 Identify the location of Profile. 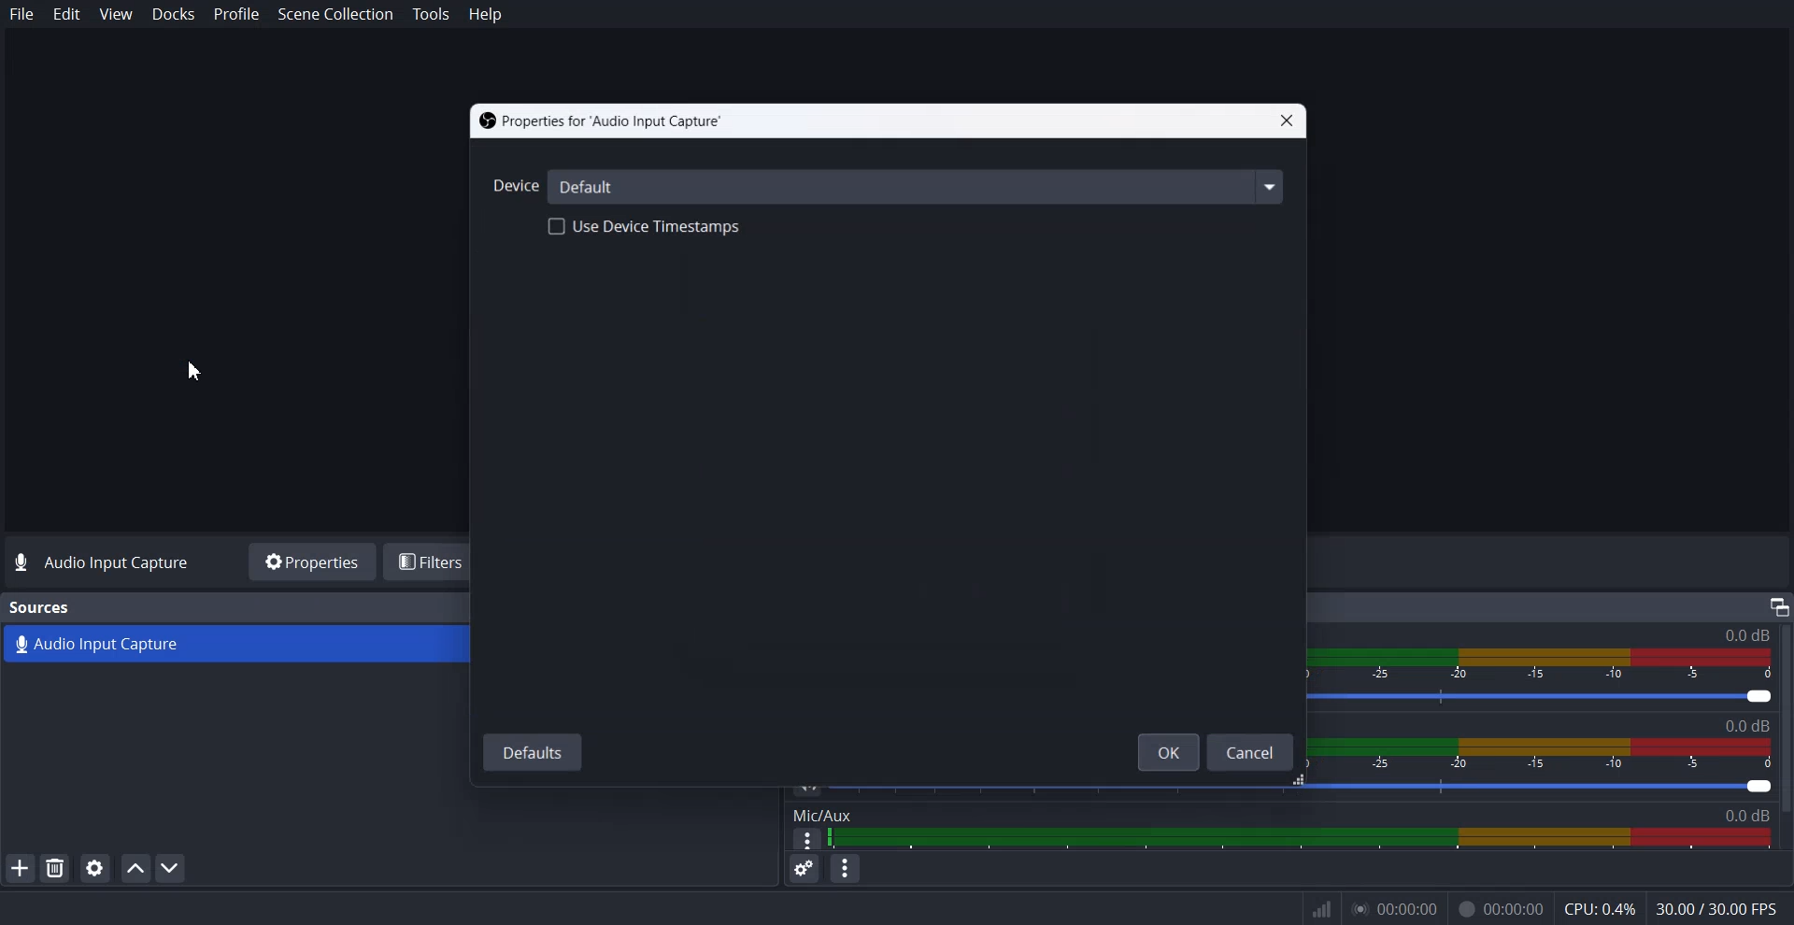
(236, 14).